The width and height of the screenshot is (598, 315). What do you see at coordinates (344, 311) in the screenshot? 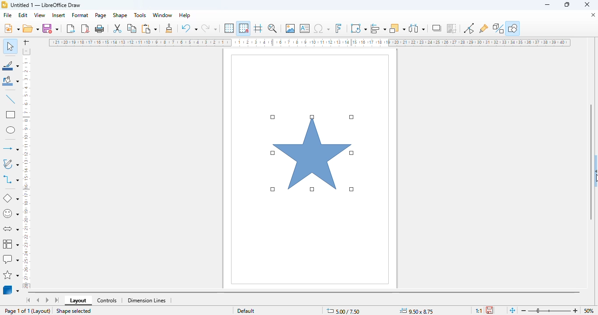
I see `change in X&Y coordinates` at bounding box center [344, 311].